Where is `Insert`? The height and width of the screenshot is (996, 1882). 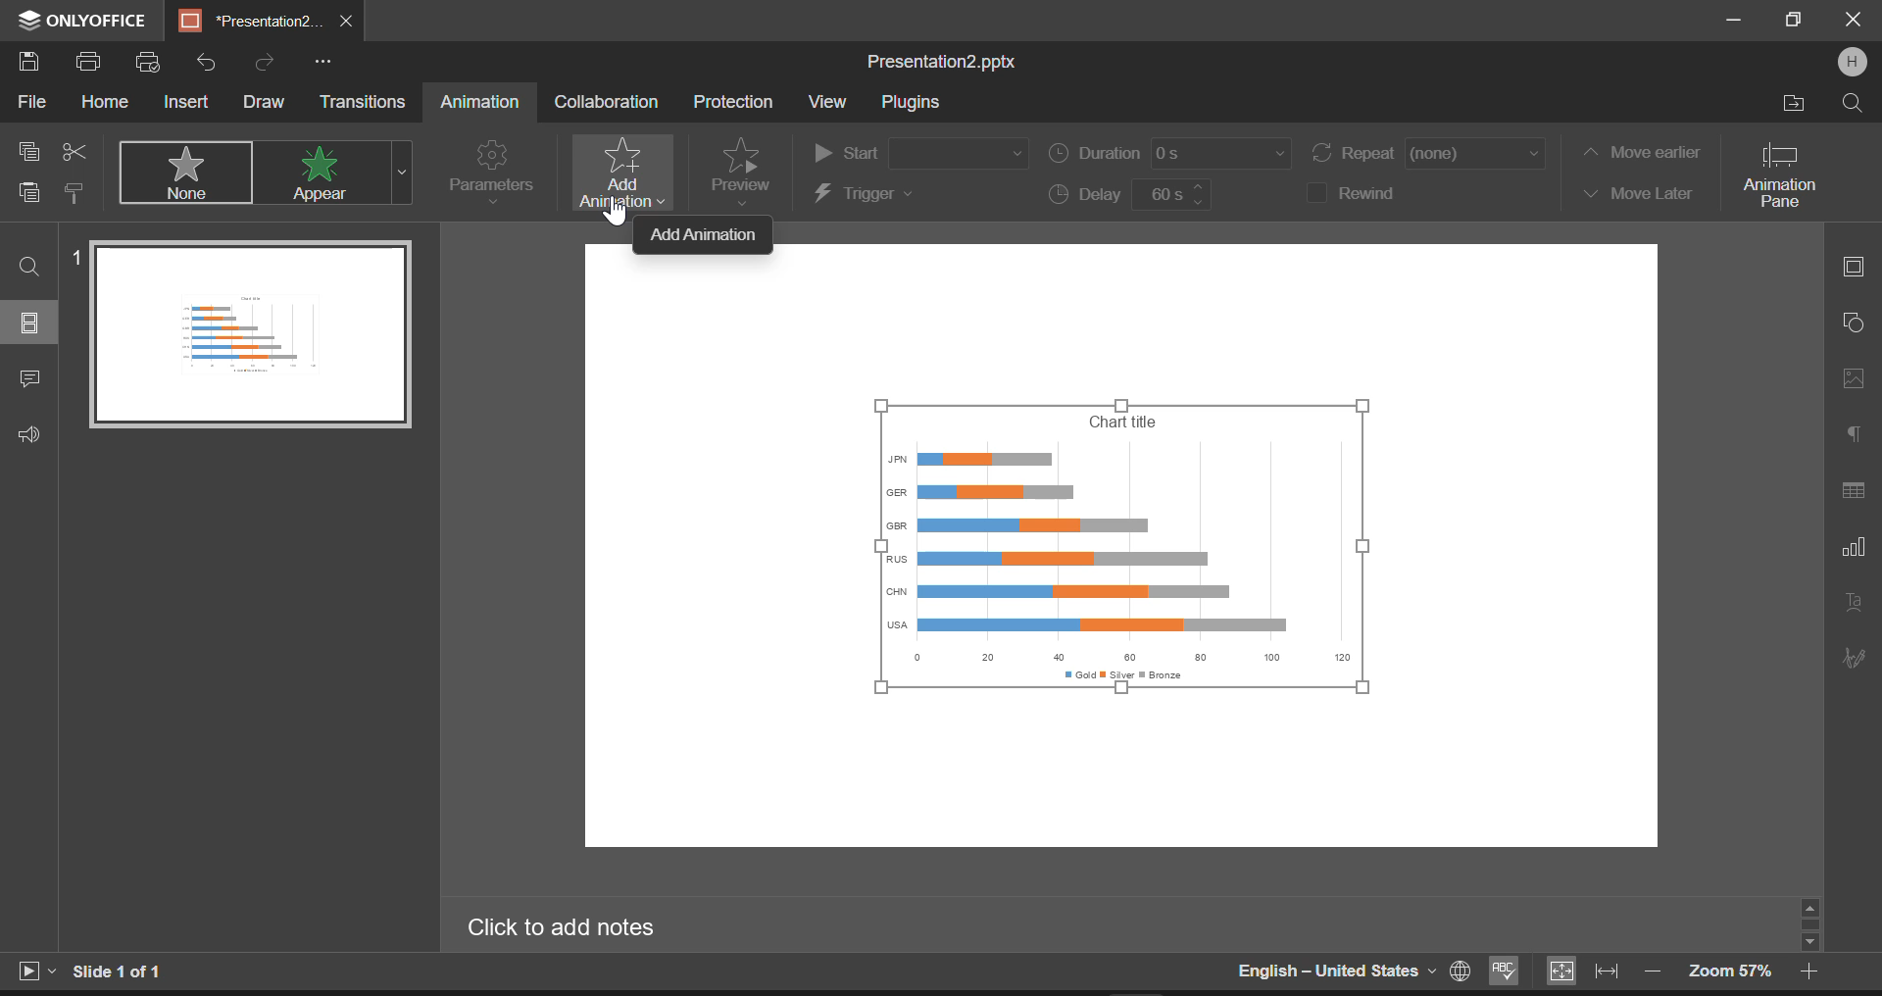
Insert is located at coordinates (187, 100).